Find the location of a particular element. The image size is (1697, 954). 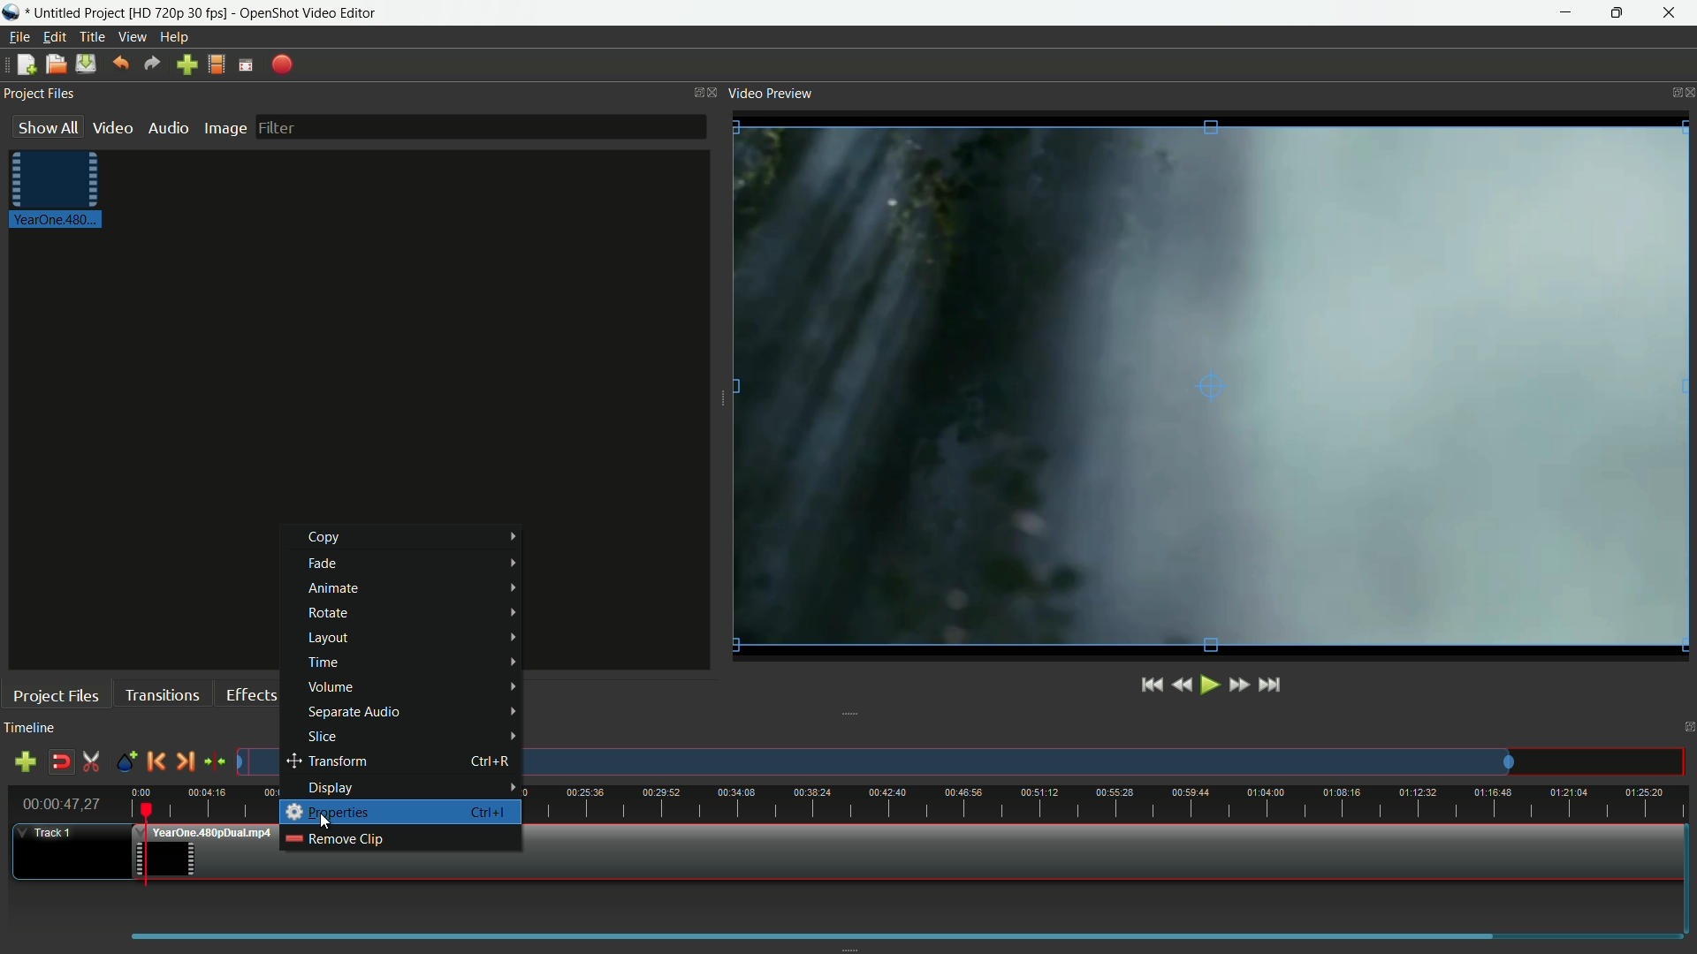

app name is located at coordinates (309, 12).